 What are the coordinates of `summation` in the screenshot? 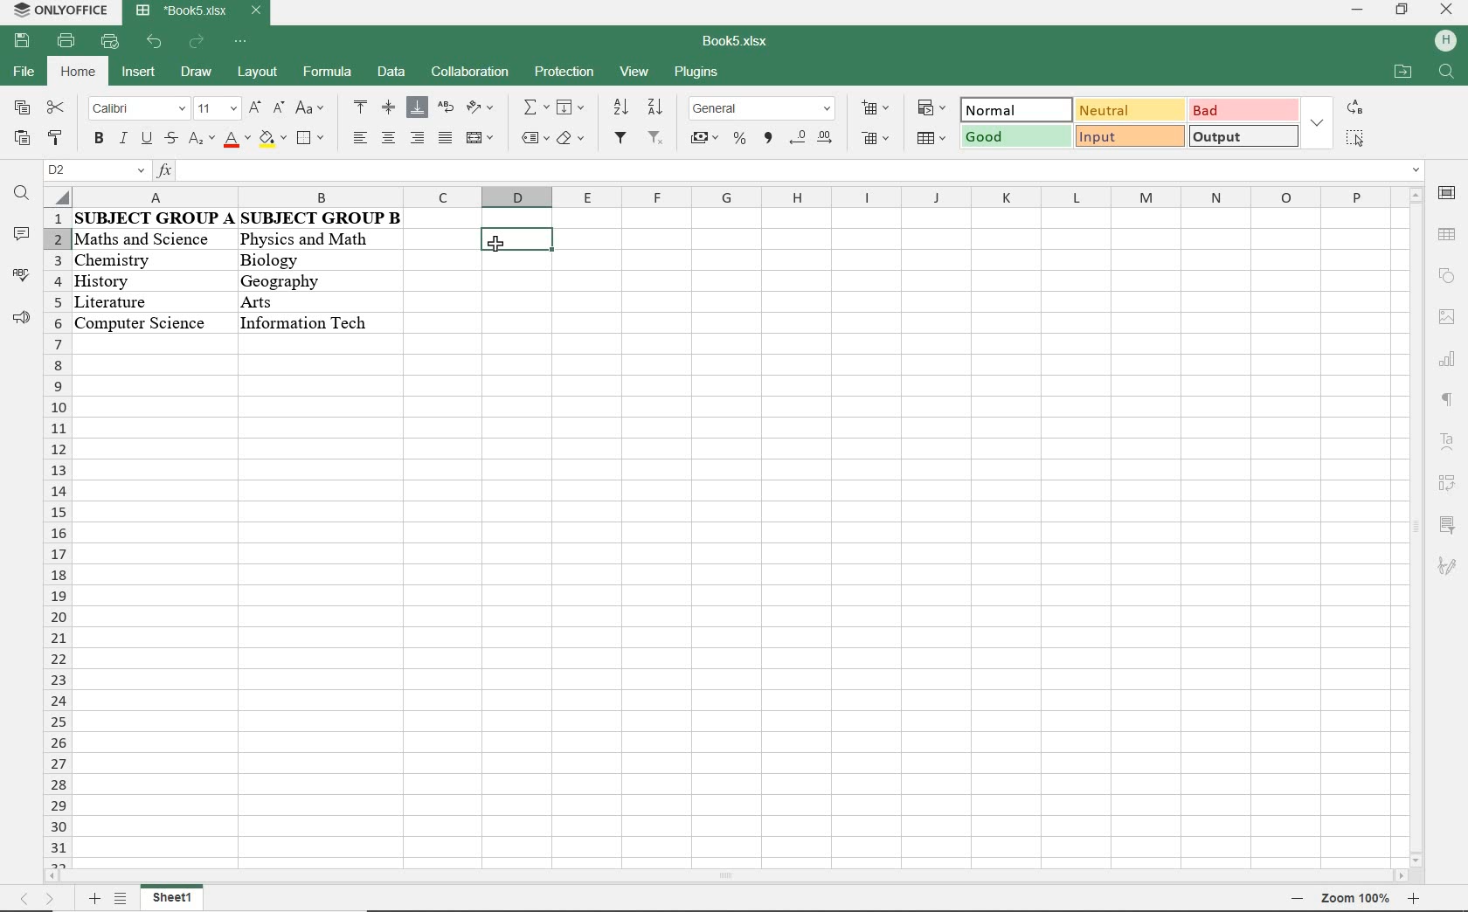 It's located at (535, 108).